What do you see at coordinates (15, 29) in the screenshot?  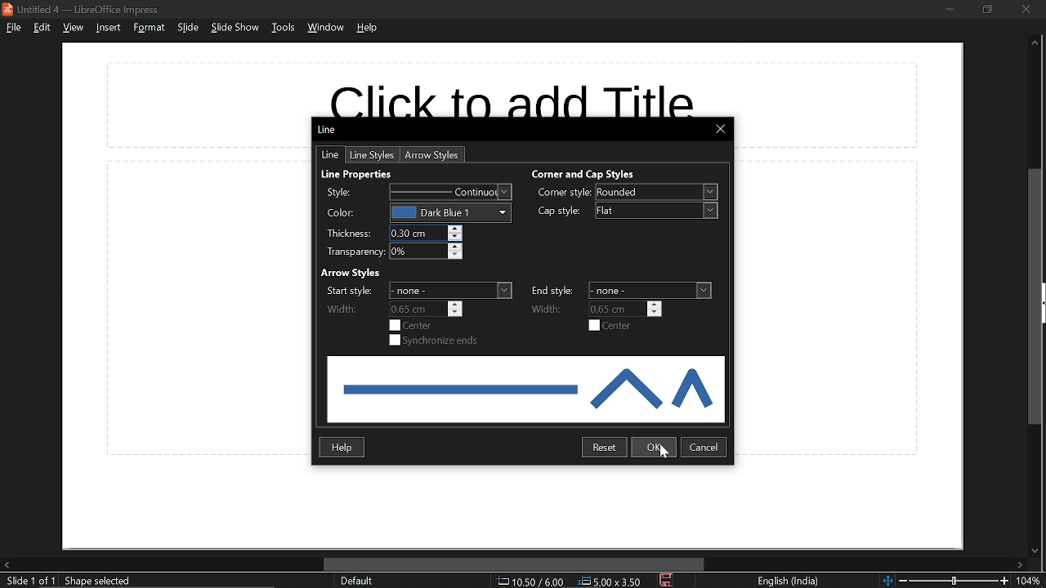 I see `file` at bounding box center [15, 29].